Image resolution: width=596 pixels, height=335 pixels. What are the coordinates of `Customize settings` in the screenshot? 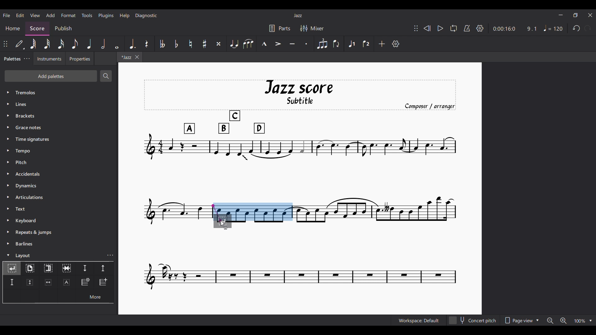 It's located at (395, 44).